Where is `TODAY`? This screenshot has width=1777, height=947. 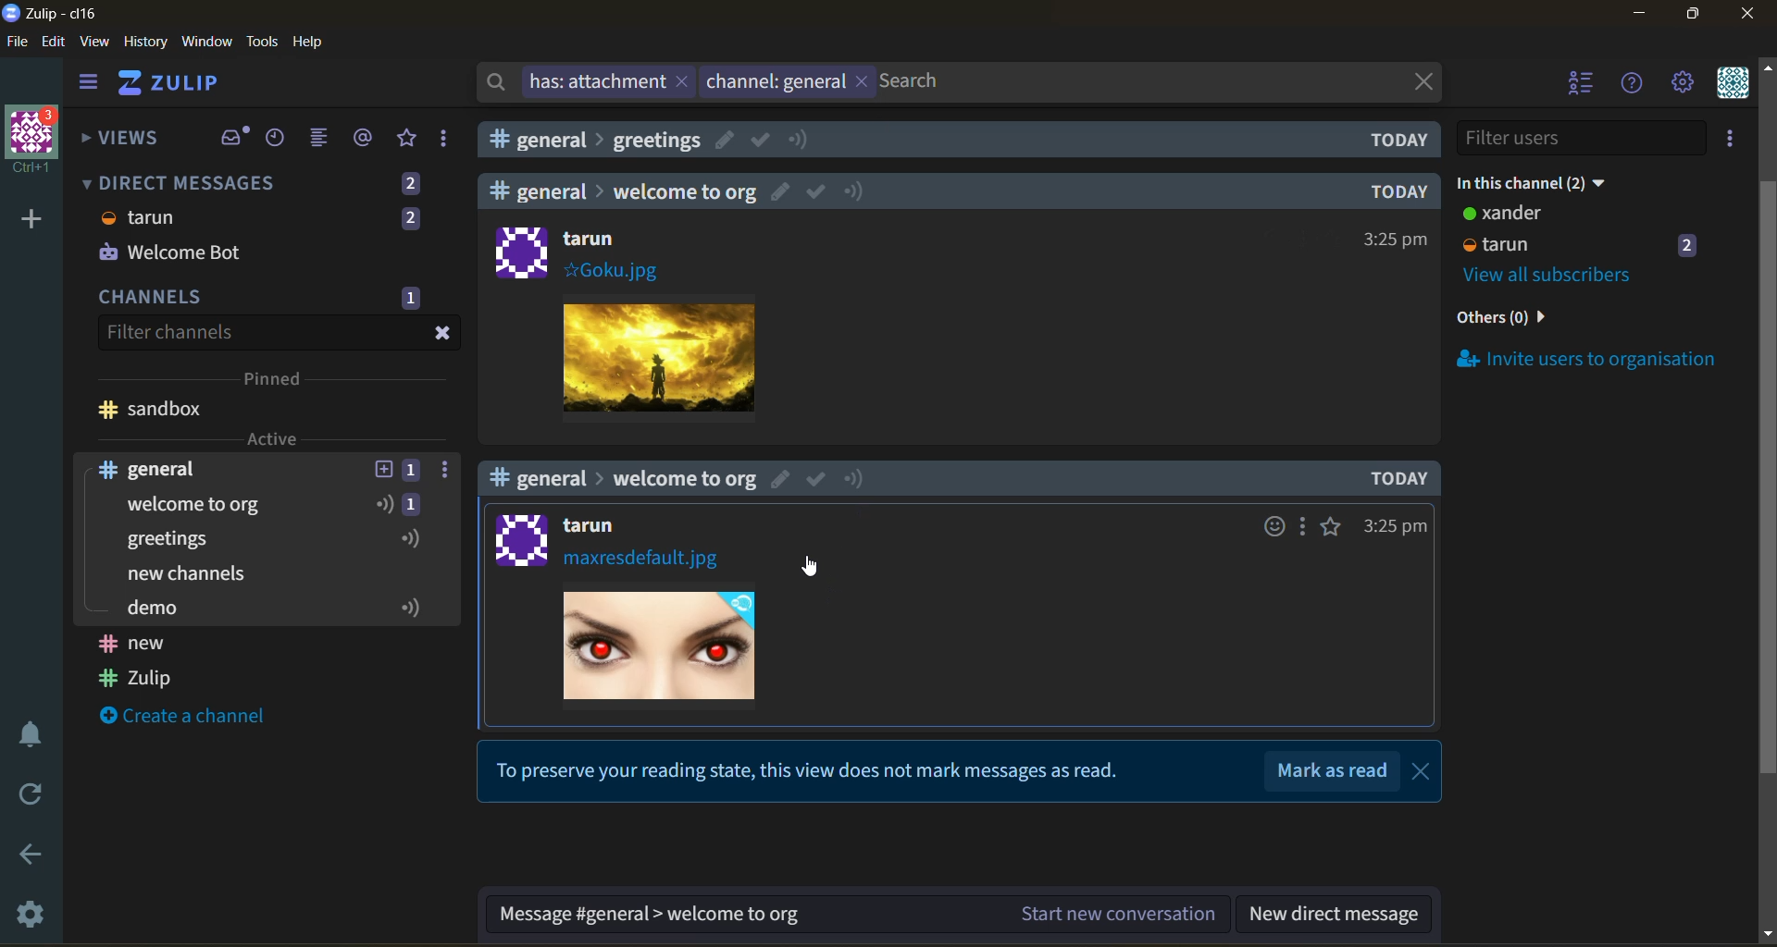 TODAY is located at coordinates (1403, 476).